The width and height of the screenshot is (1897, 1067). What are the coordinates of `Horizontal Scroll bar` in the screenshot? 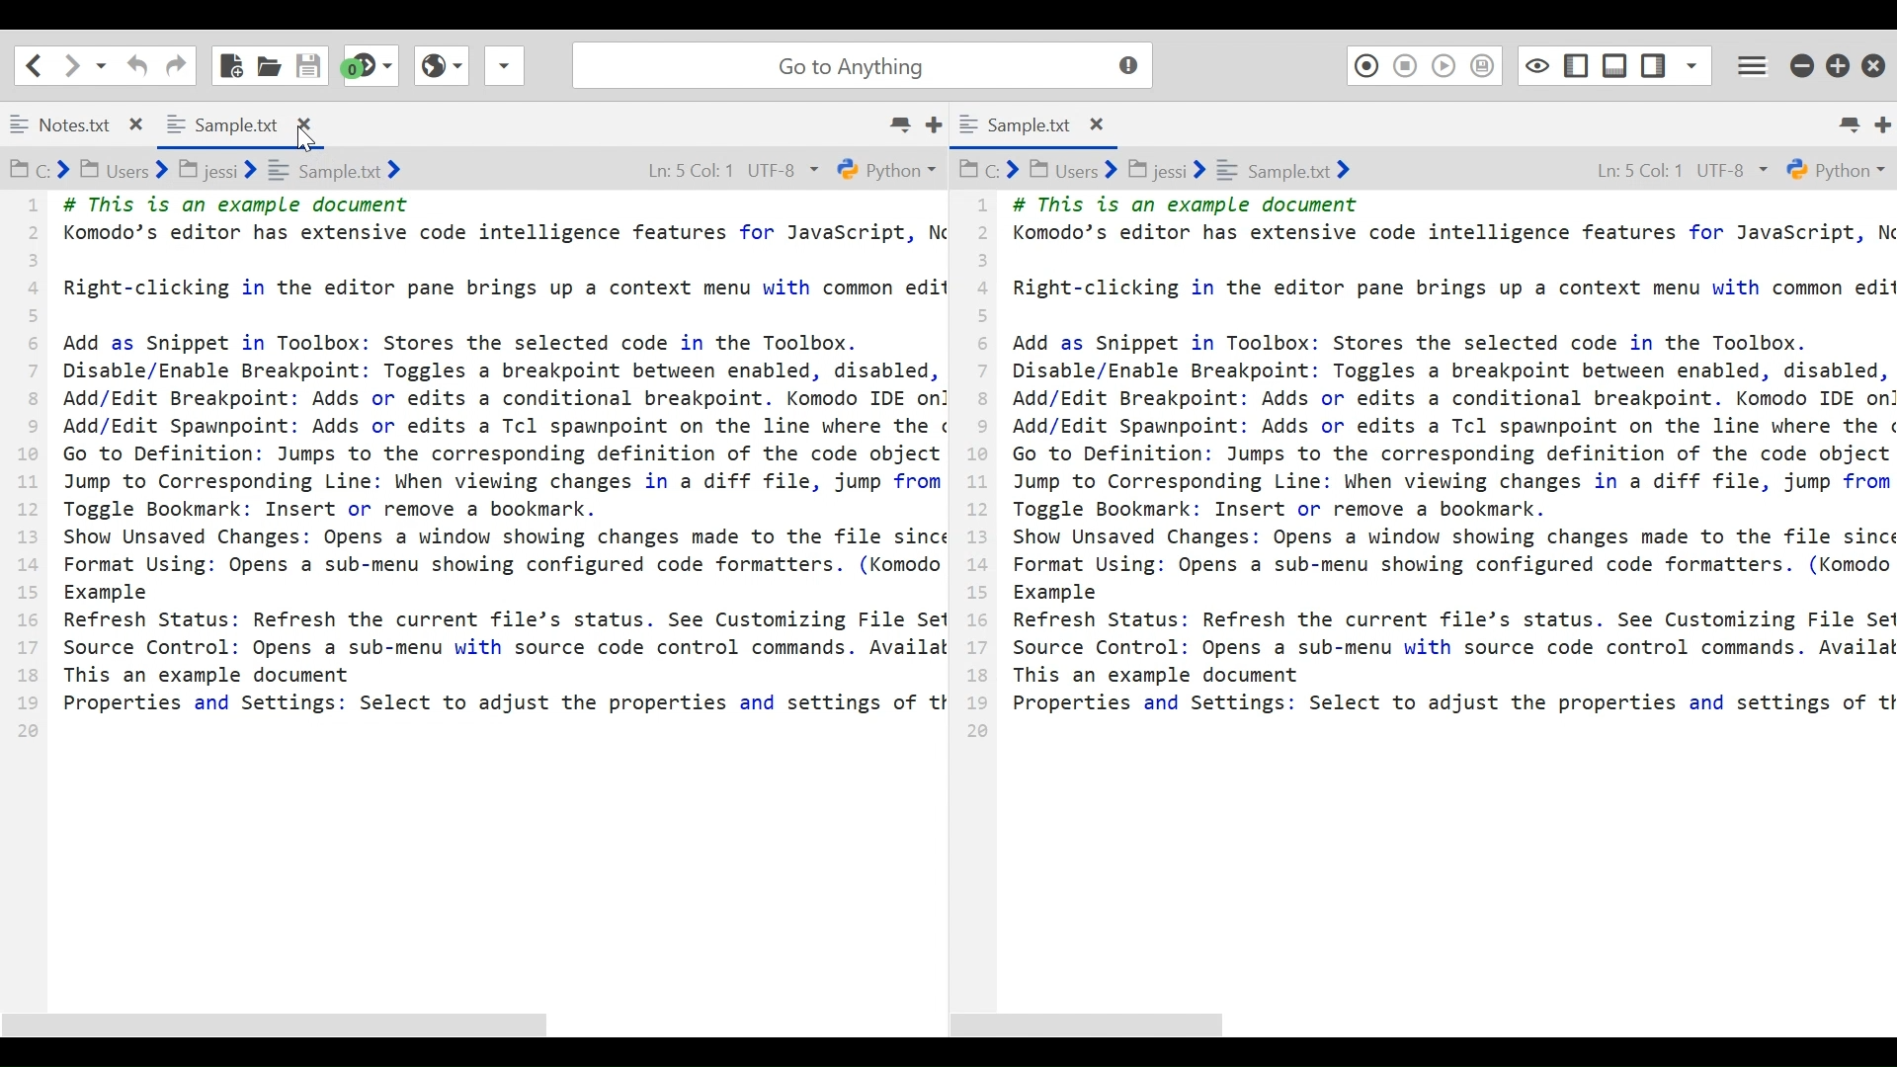 It's located at (276, 1026).